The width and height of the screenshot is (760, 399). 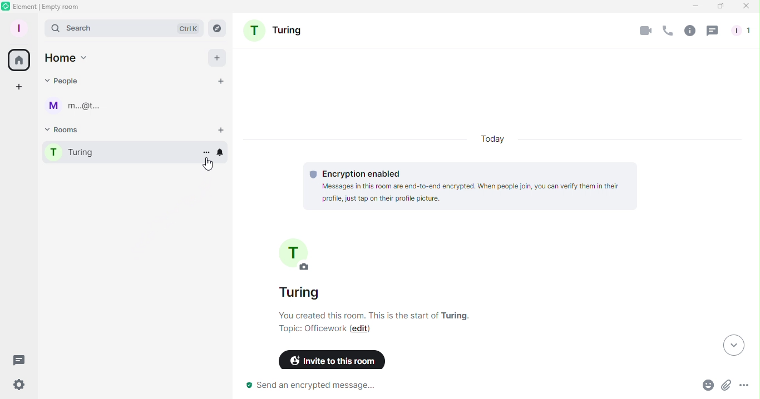 I want to click on Send an encrypted message, so click(x=337, y=387).